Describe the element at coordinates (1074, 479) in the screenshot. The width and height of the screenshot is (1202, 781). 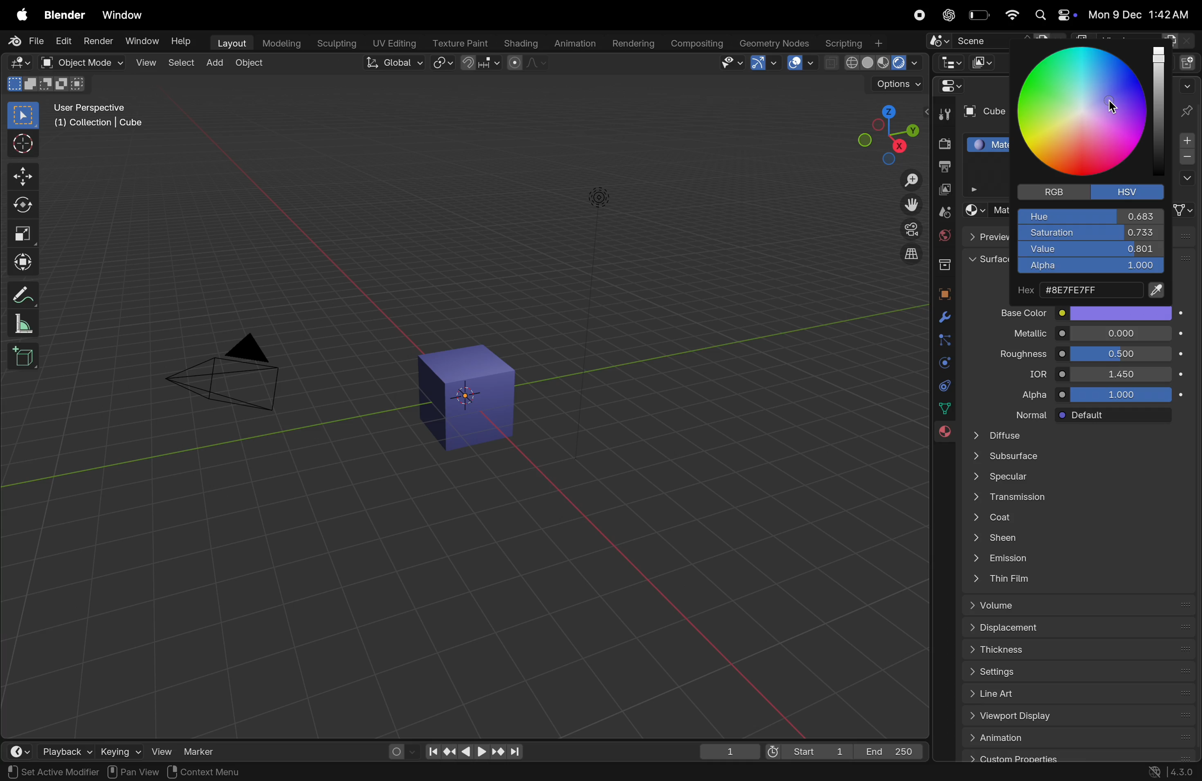
I see `Spectular` at that location.